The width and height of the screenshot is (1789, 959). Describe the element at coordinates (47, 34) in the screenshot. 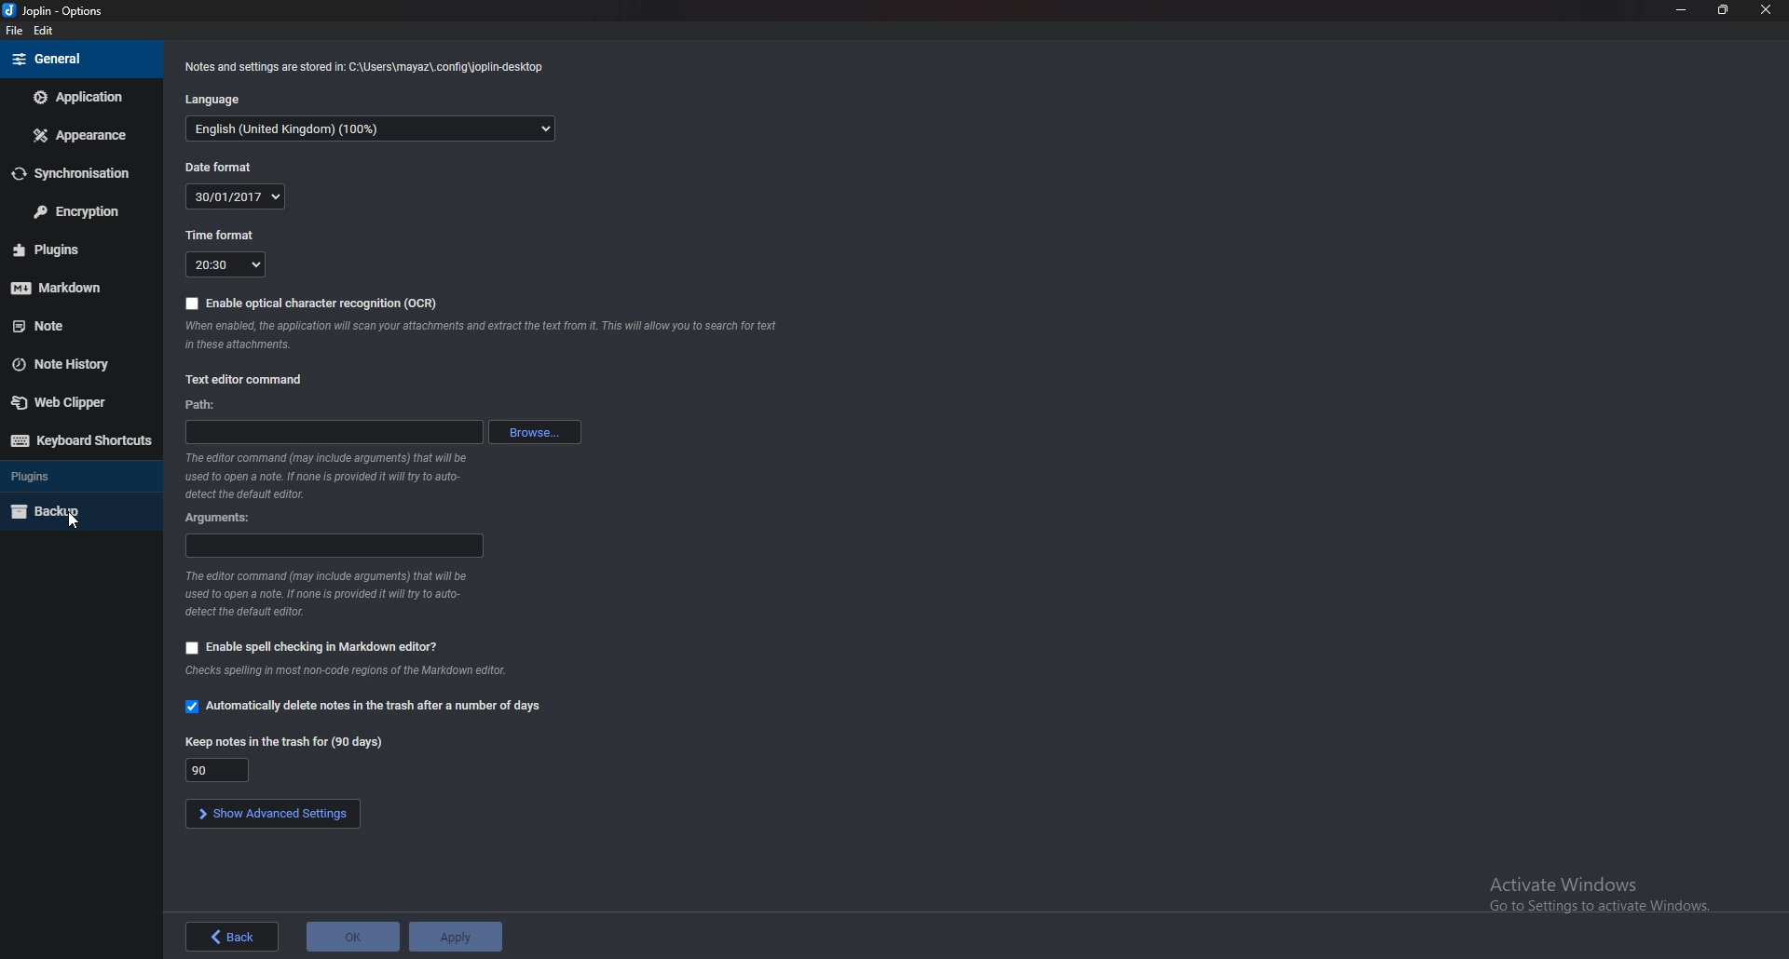

I see `edit` at that location.